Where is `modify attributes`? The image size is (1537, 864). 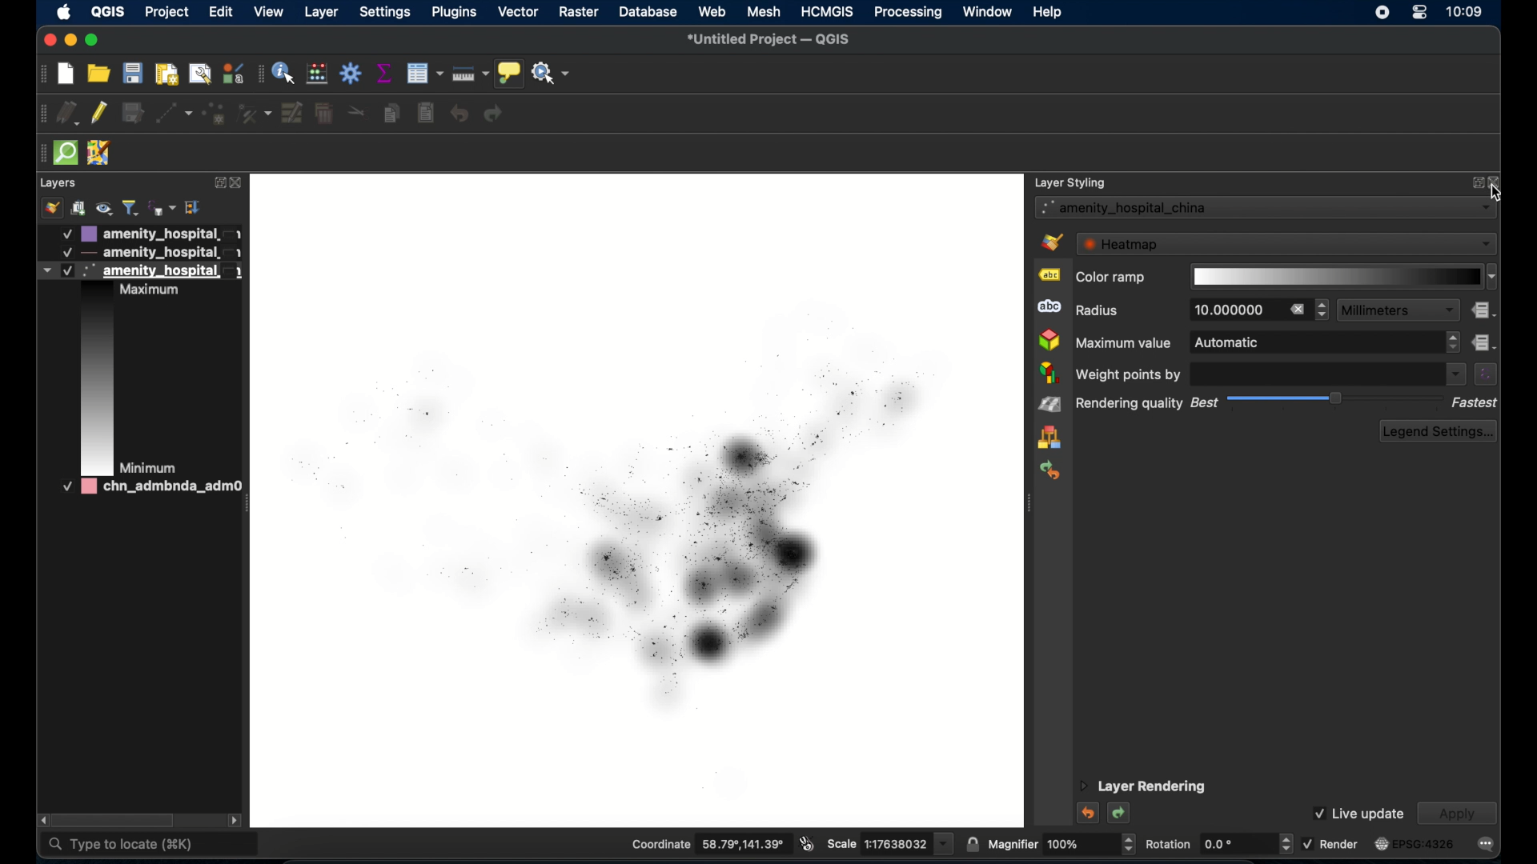
modify attributes is located at coordinates (292, 114).